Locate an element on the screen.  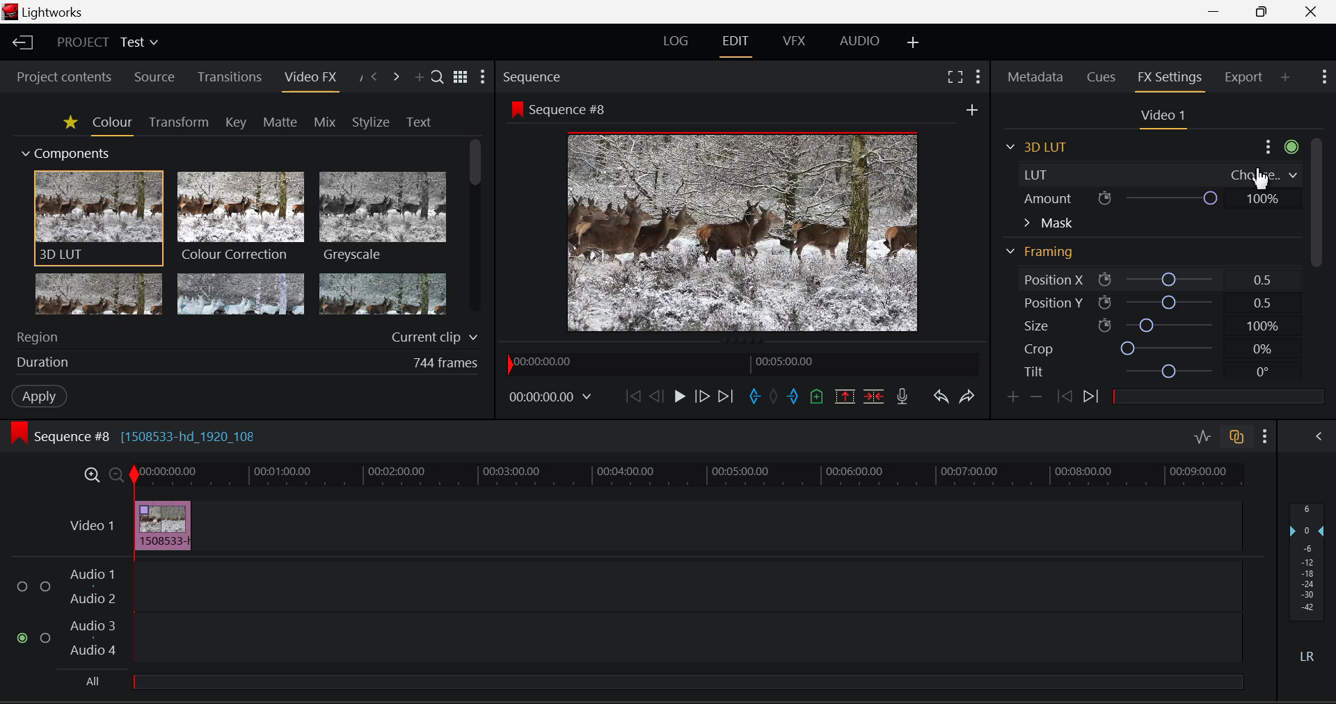
Project Timeline Navigator is located at coordinates (740, 365).